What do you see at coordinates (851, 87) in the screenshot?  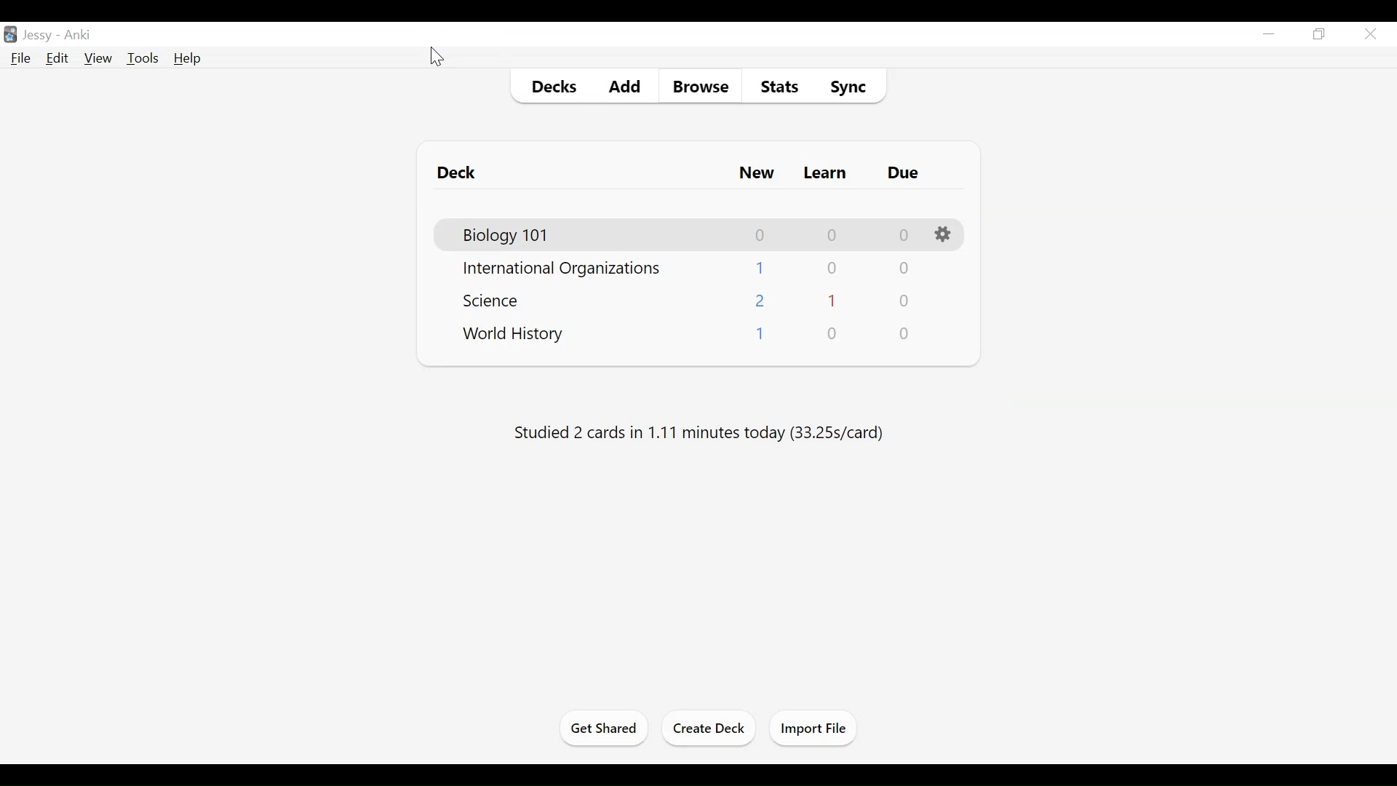 I see `Sync` at bounding box center [851, 87].